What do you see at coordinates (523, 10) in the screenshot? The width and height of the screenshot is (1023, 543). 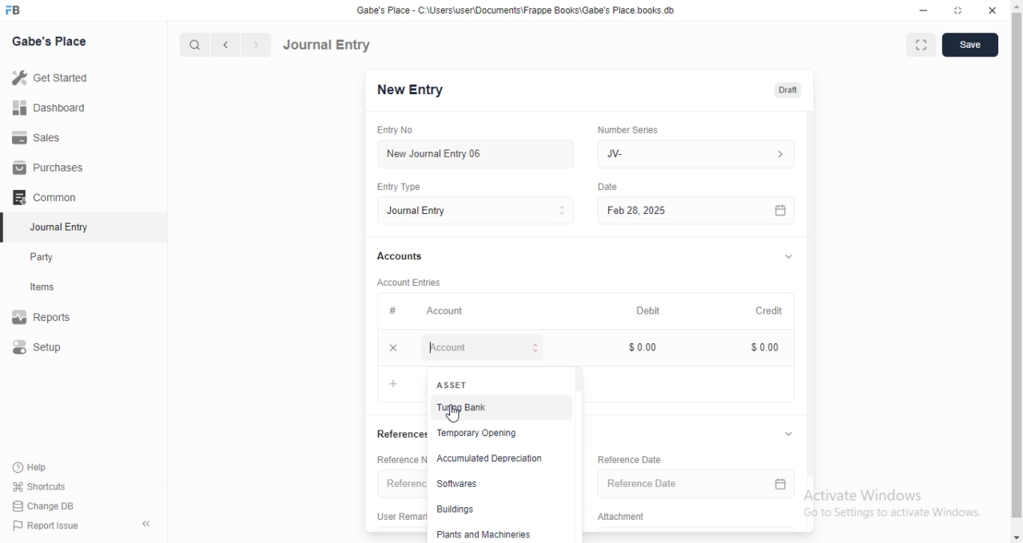 I see `Gabe's Place - C\Users\userDocuments Frappe Books\Gabe's Place books db.` at bounding box center [523, 10].